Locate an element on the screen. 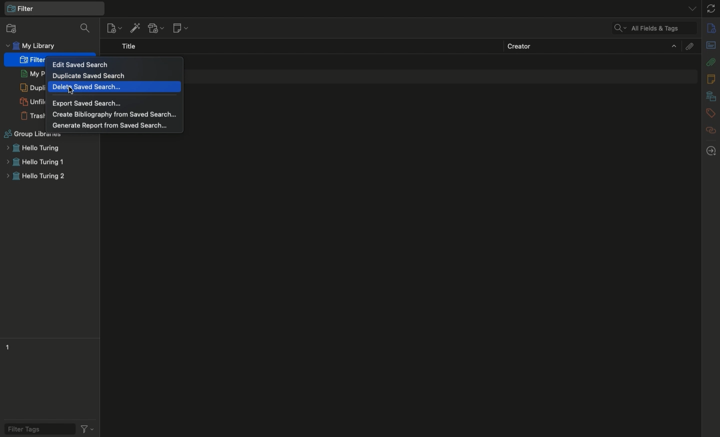 This screenshot has height=437, width=720. Libraries and collections is located at coordinates (711, 97).